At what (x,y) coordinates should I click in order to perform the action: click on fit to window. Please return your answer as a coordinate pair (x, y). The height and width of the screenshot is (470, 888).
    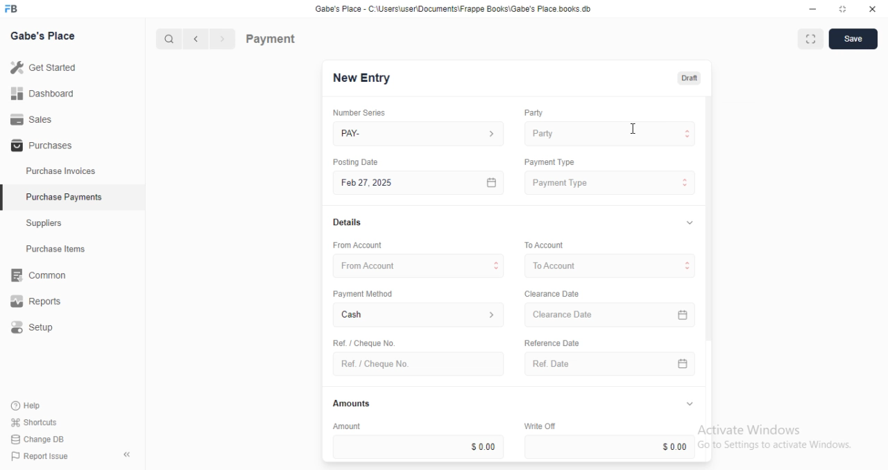
    Looking at the image, I should click on (810, 40).